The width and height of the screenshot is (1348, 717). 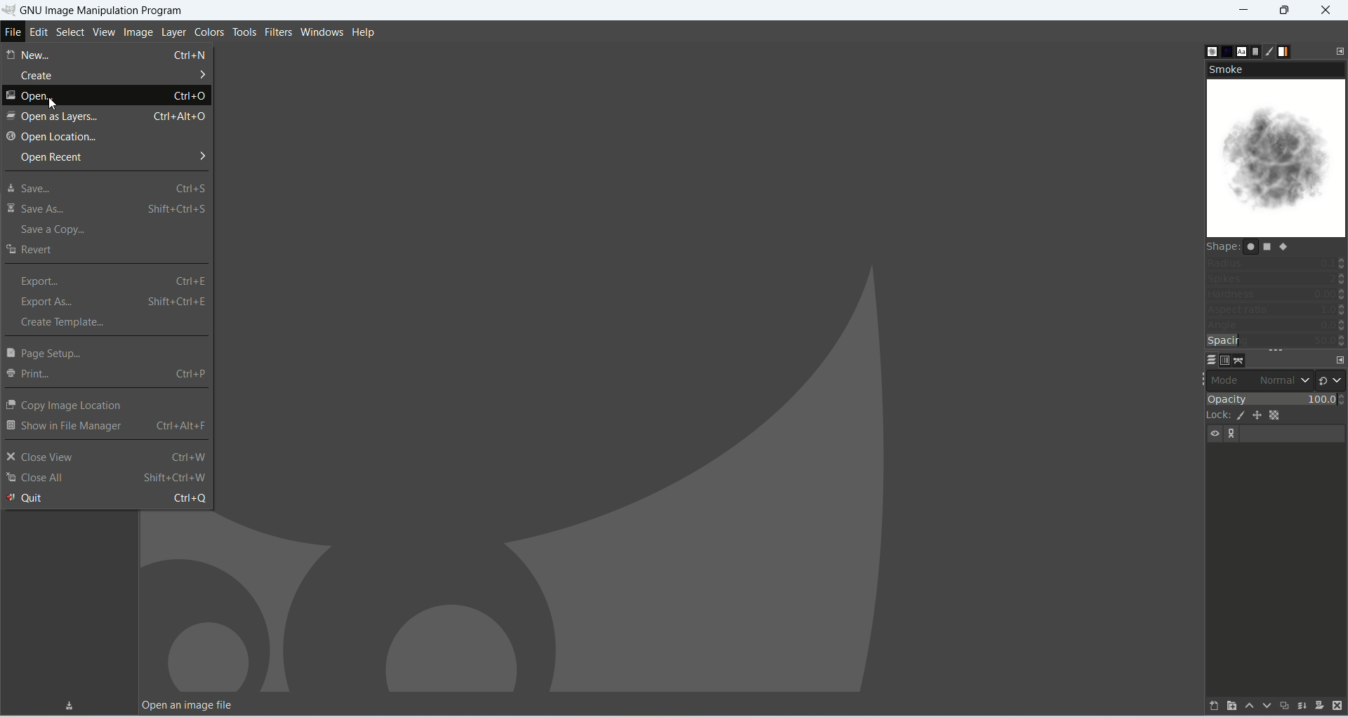 What do you see at coordinates (1210, 361) in the screenshot?
I see `layers` at bounding box center [1210, 361].